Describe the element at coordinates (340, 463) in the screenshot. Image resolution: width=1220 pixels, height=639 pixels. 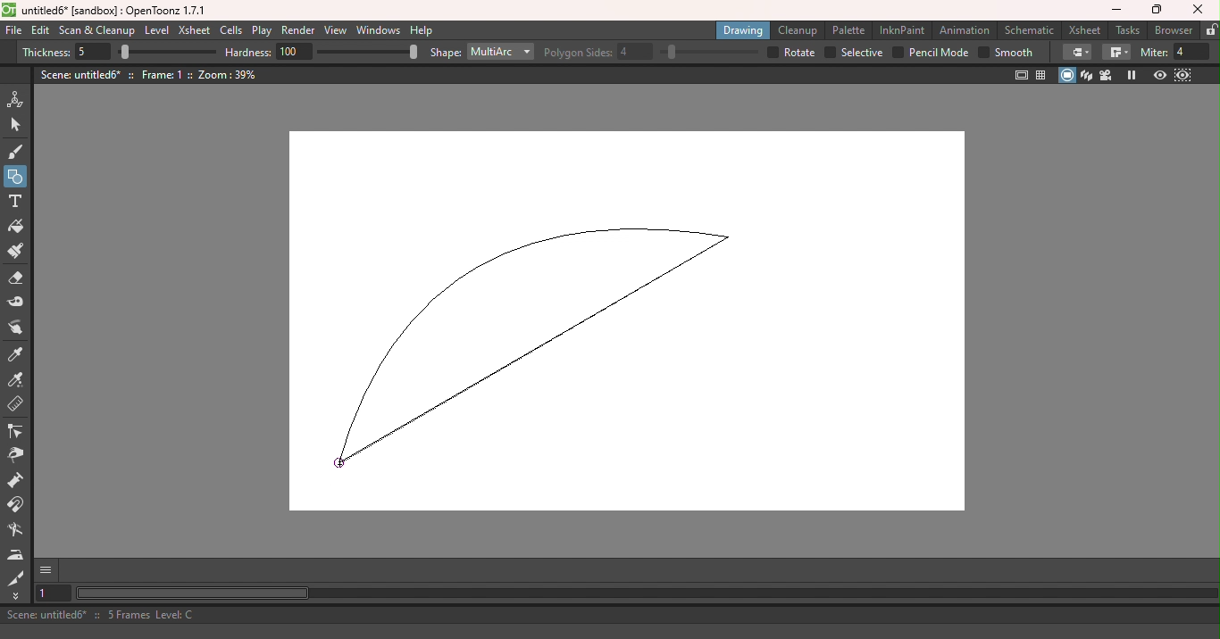
I see `Cursor` at that location.